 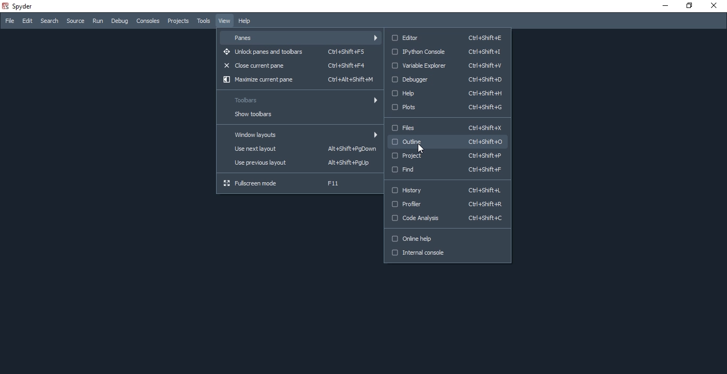 What do you see at coordinates (203, 20) in the screenshot?
I see `Tools` at bounding box center [203, 20].